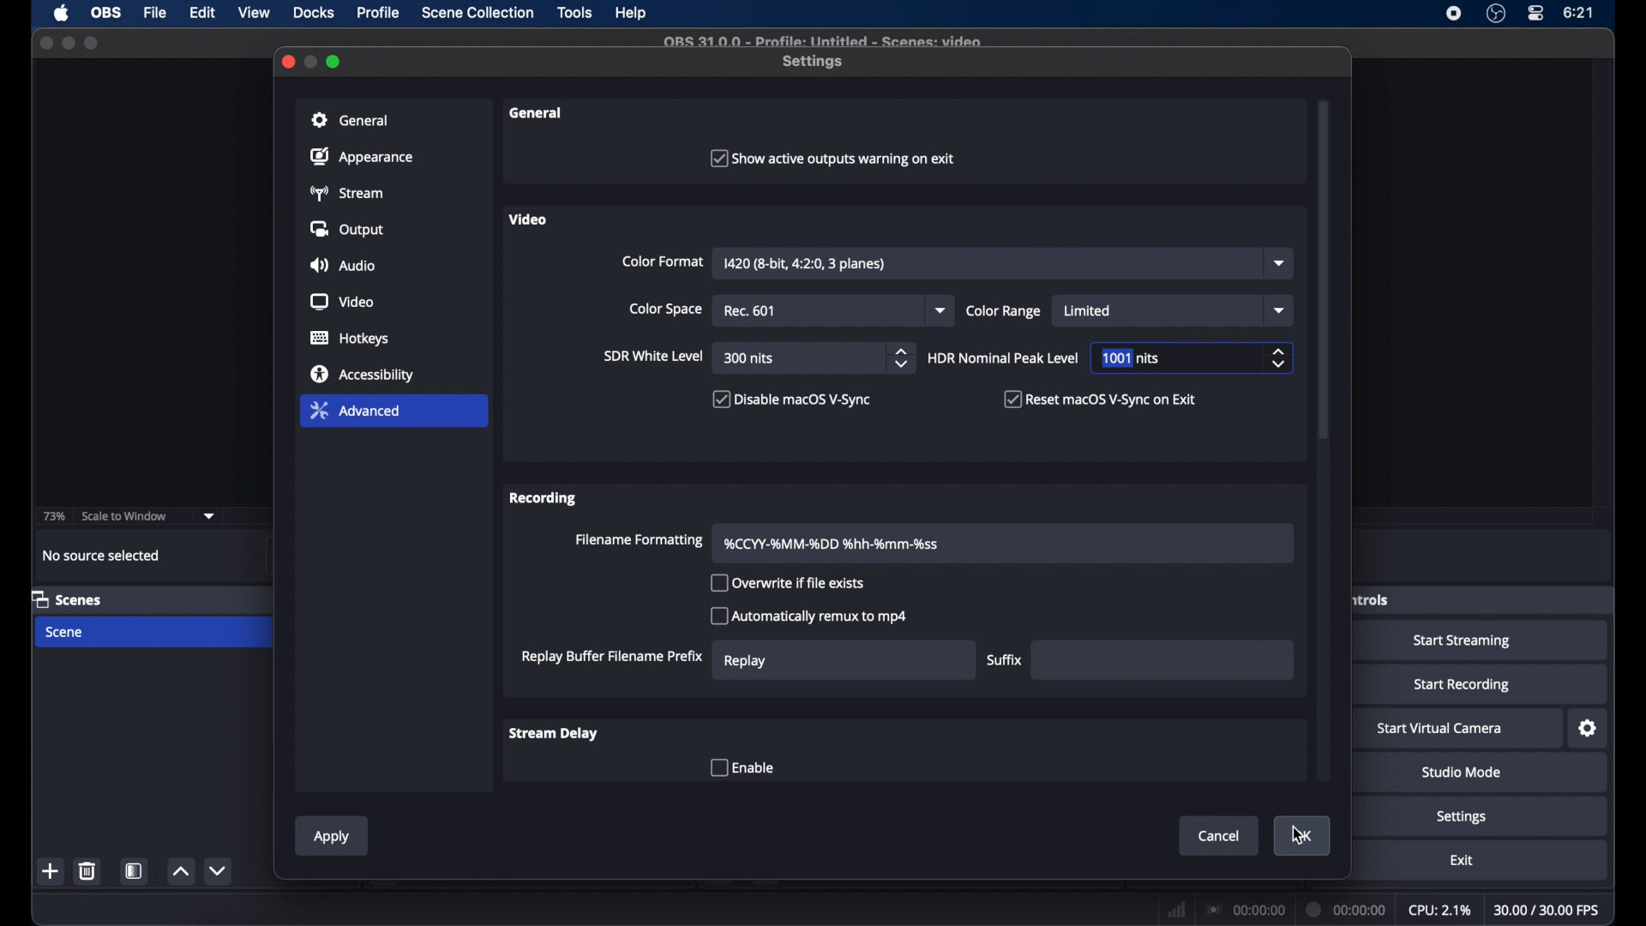 The height and width of the screenshot is (926, 1646). Describe the element at coordinates (663, 262) in the screenshot. I see `color format` at that location.